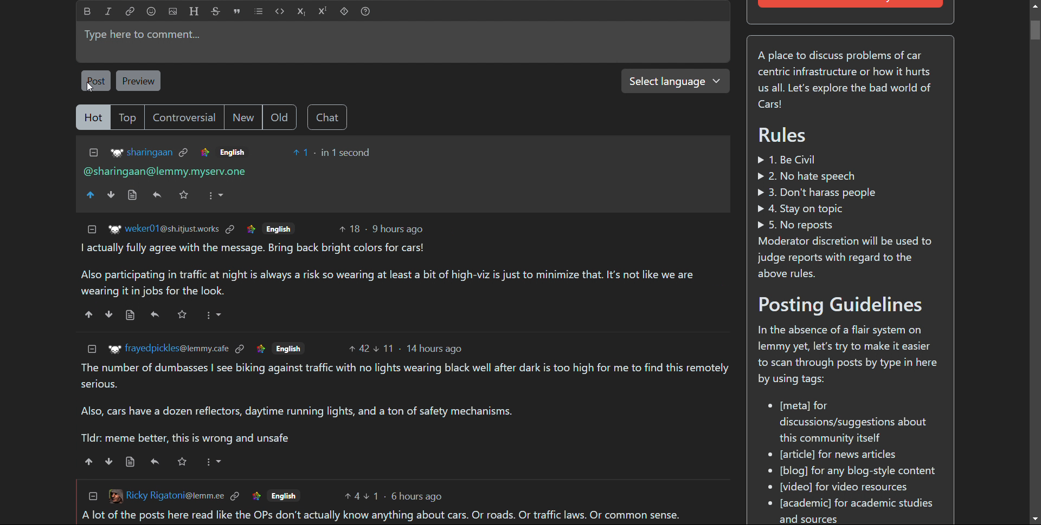 The height and width of the screenshot is (525, 1041). I want to click on view source, so click(130, 314).